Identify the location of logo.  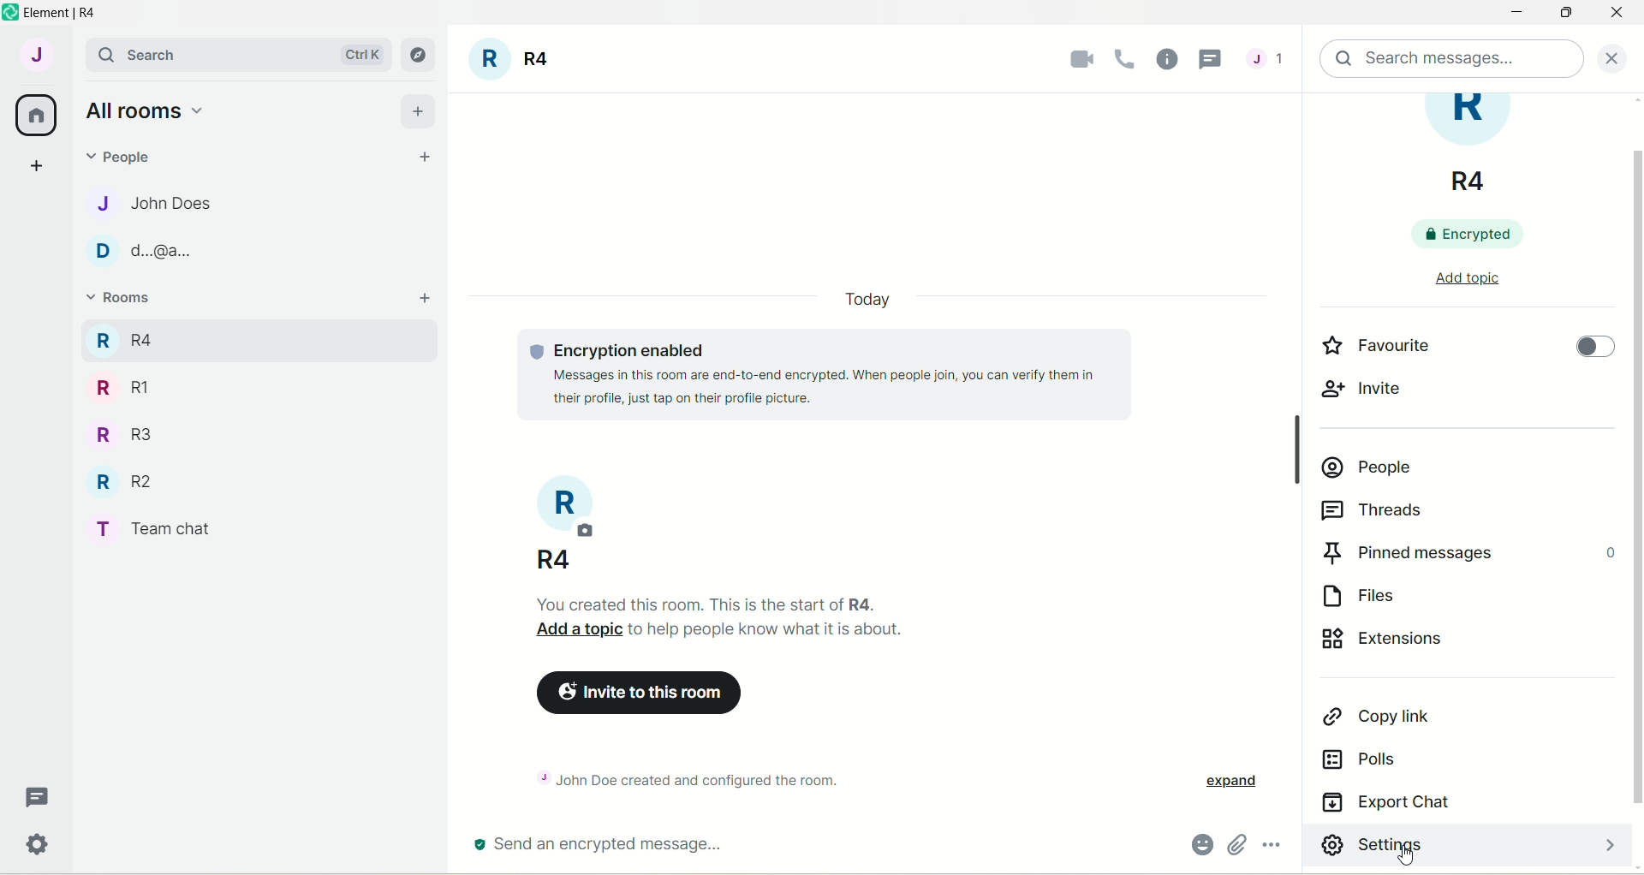
(10, 13).